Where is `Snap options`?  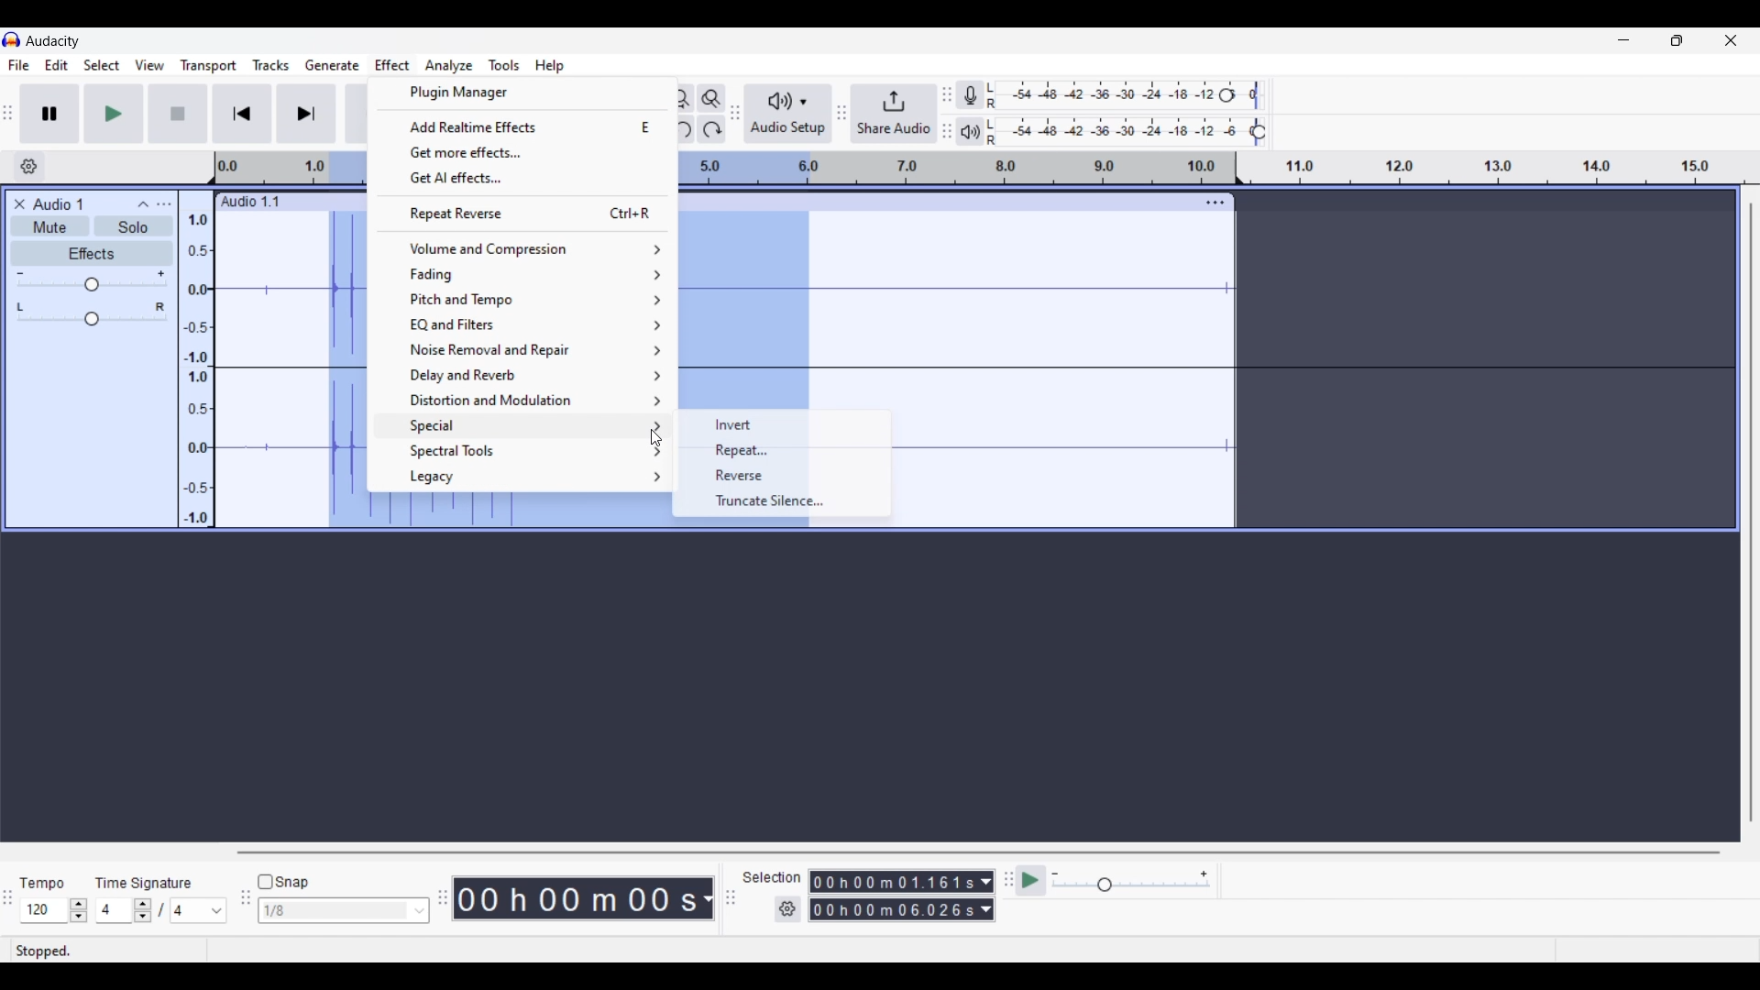
Snap options is located at coordinates (420, 911).